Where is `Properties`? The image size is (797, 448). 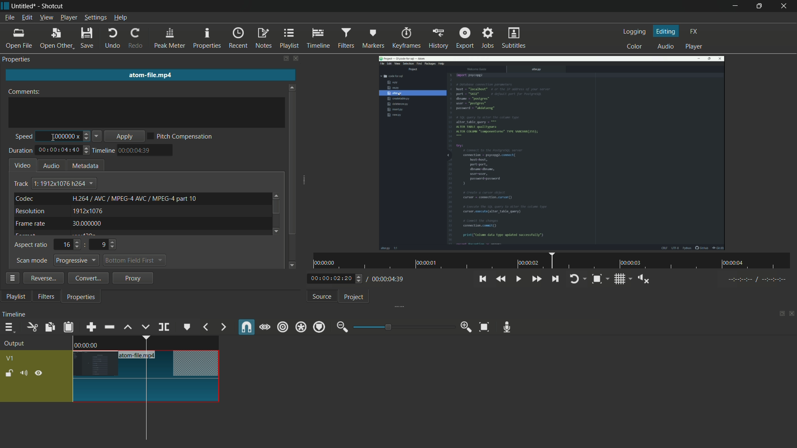 Properties is located at coordinates (20, 59).